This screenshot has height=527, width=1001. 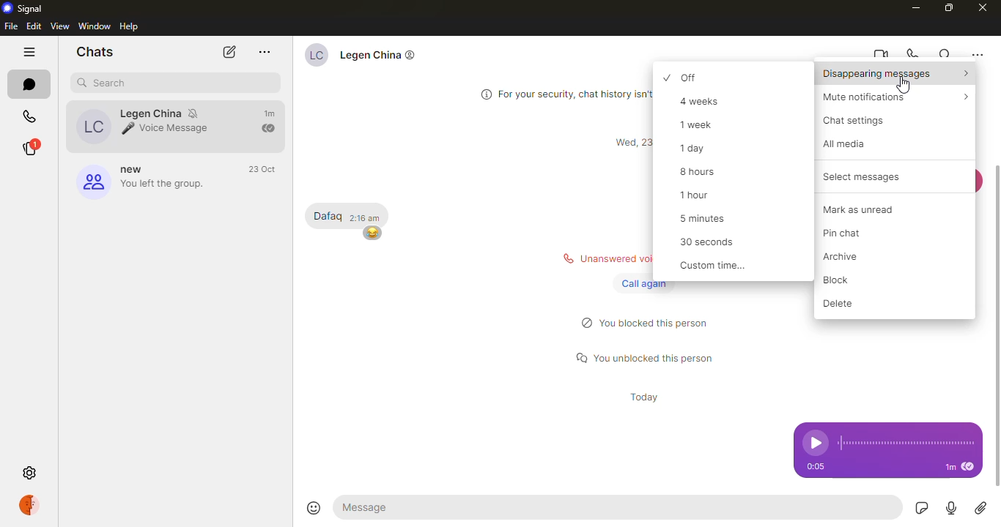 I want to click on scroll bar, so click(x=1000, y=326).